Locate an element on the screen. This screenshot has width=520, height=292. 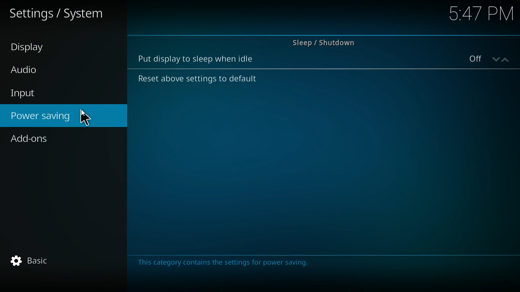
power saving is located at coordinates (63, 117).